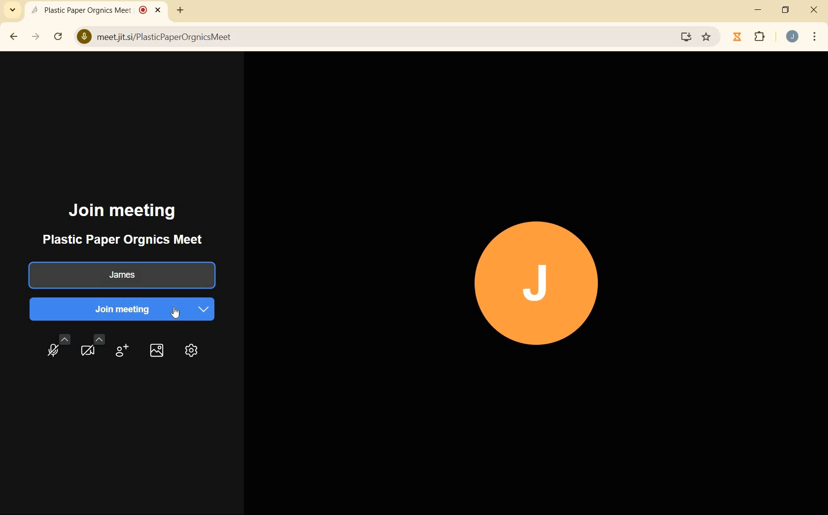 This screenshot has height=515, width=828. I want to click on minimize, so click(759, 10).